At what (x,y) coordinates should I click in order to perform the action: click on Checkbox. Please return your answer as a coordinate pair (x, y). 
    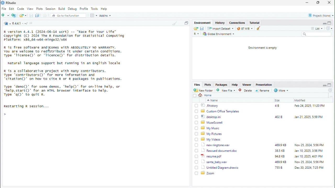
    Looking at the image, I should click on (197, 145).